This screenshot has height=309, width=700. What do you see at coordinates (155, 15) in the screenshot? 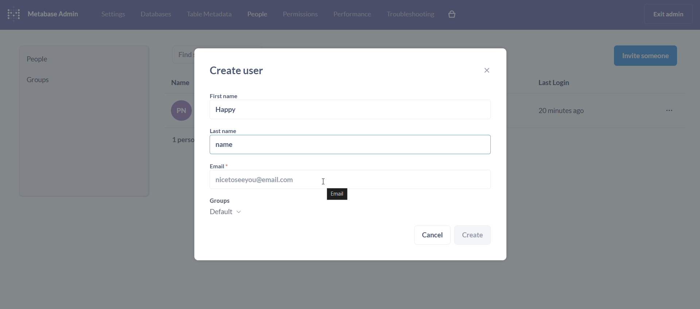
I see `database` at bounding box center [155, 15].